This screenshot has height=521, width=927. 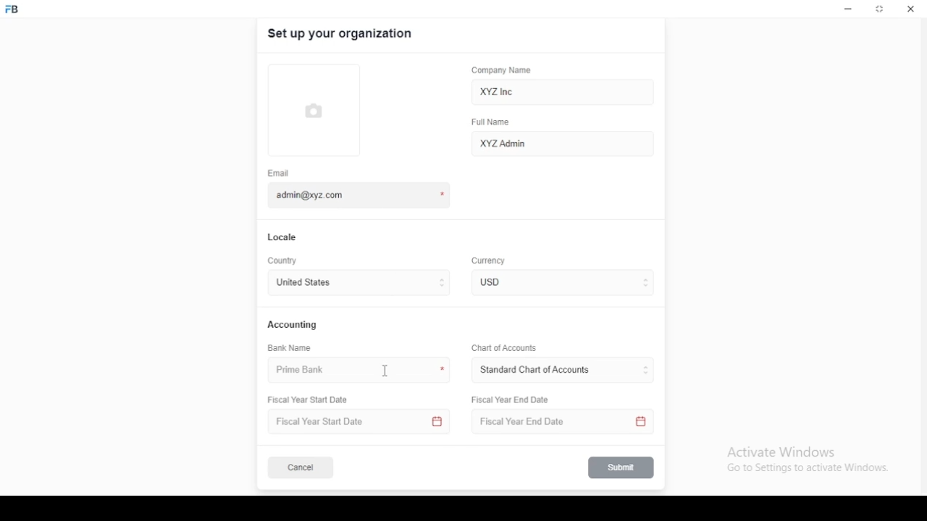 I want to click on Currency, so click(x=489, y=261).